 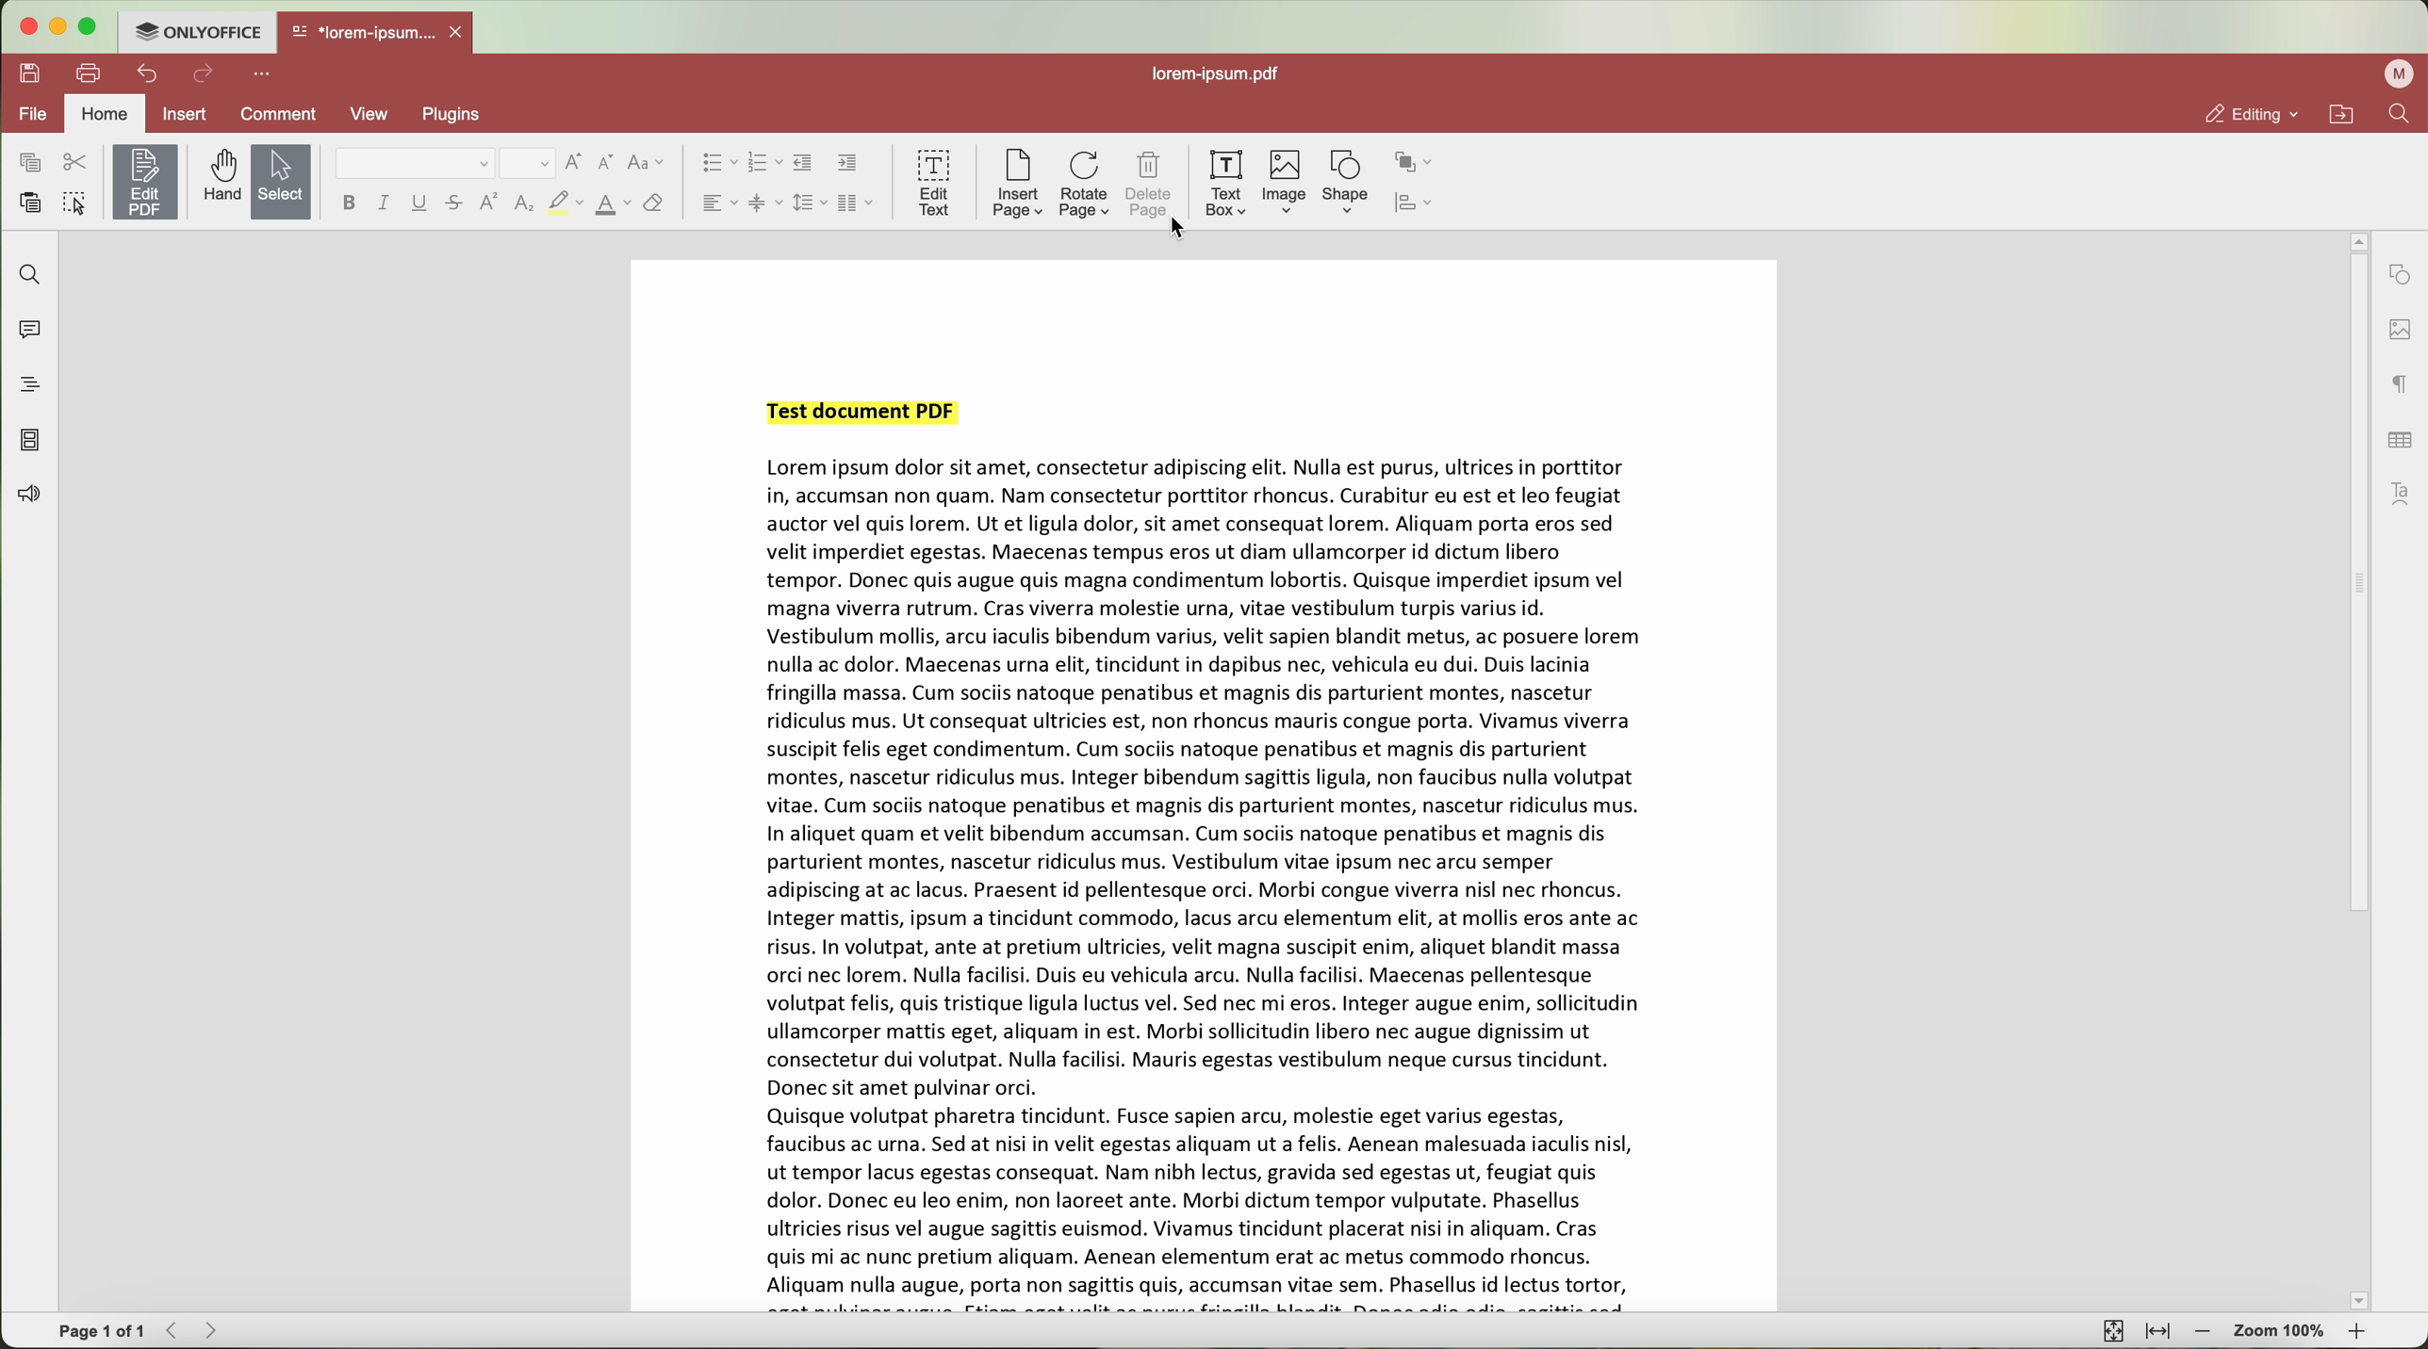 I want to click on change case, so click(x=649, y=166).